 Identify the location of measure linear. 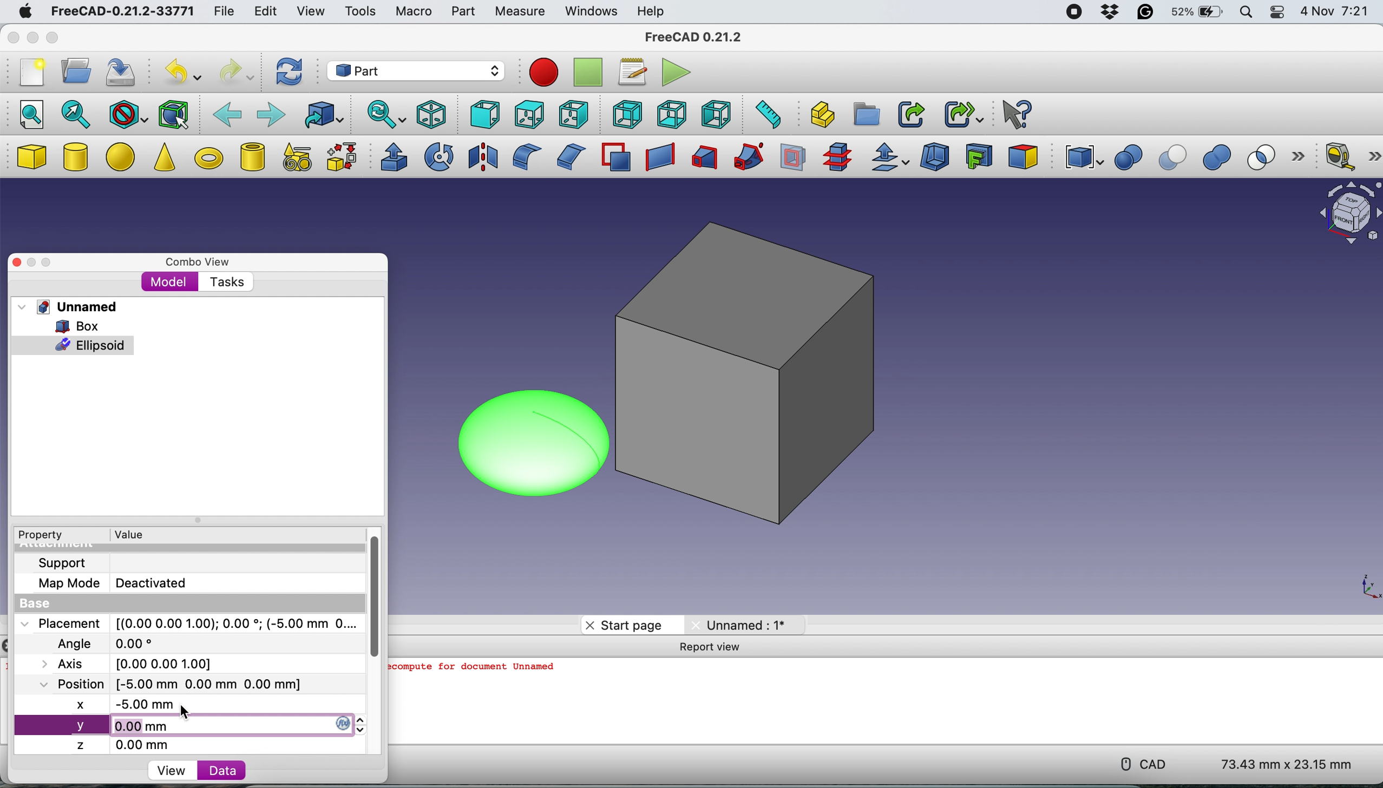
(1338, 155).